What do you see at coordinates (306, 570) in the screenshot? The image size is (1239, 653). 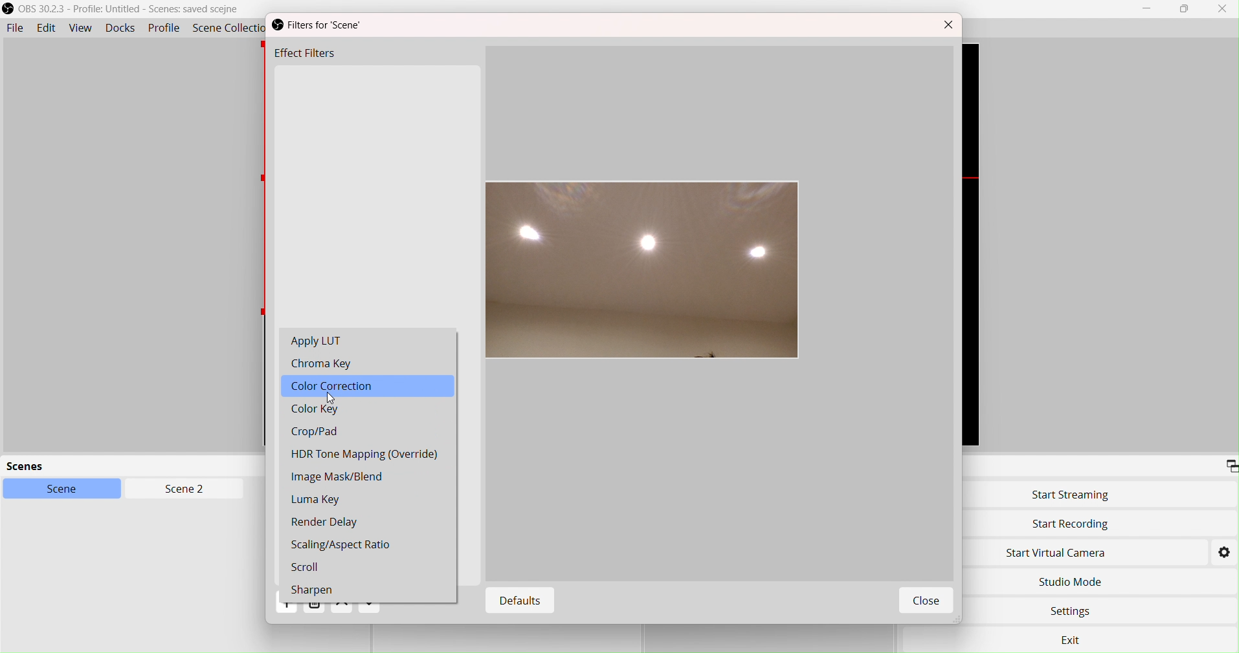 I see `Scroll` at bounding box center [306, 570].